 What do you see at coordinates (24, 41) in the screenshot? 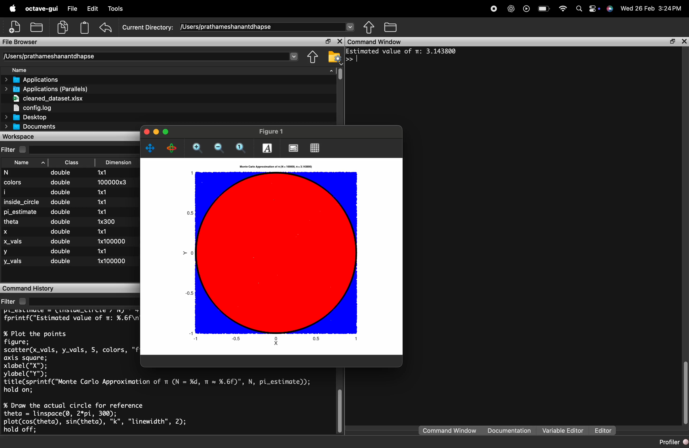
I see `File Browser` at bounding box center [24, 41].